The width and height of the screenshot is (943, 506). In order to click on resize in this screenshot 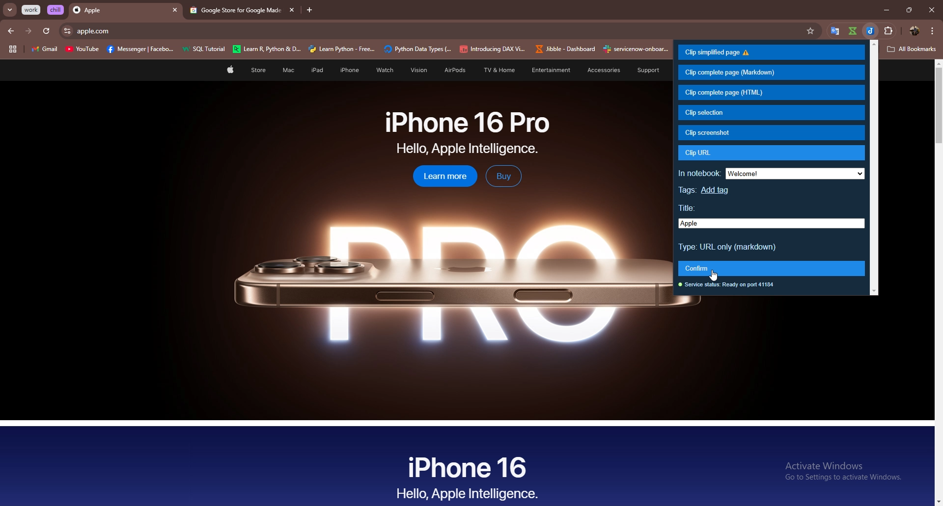, I will do `click(909, 10)`.